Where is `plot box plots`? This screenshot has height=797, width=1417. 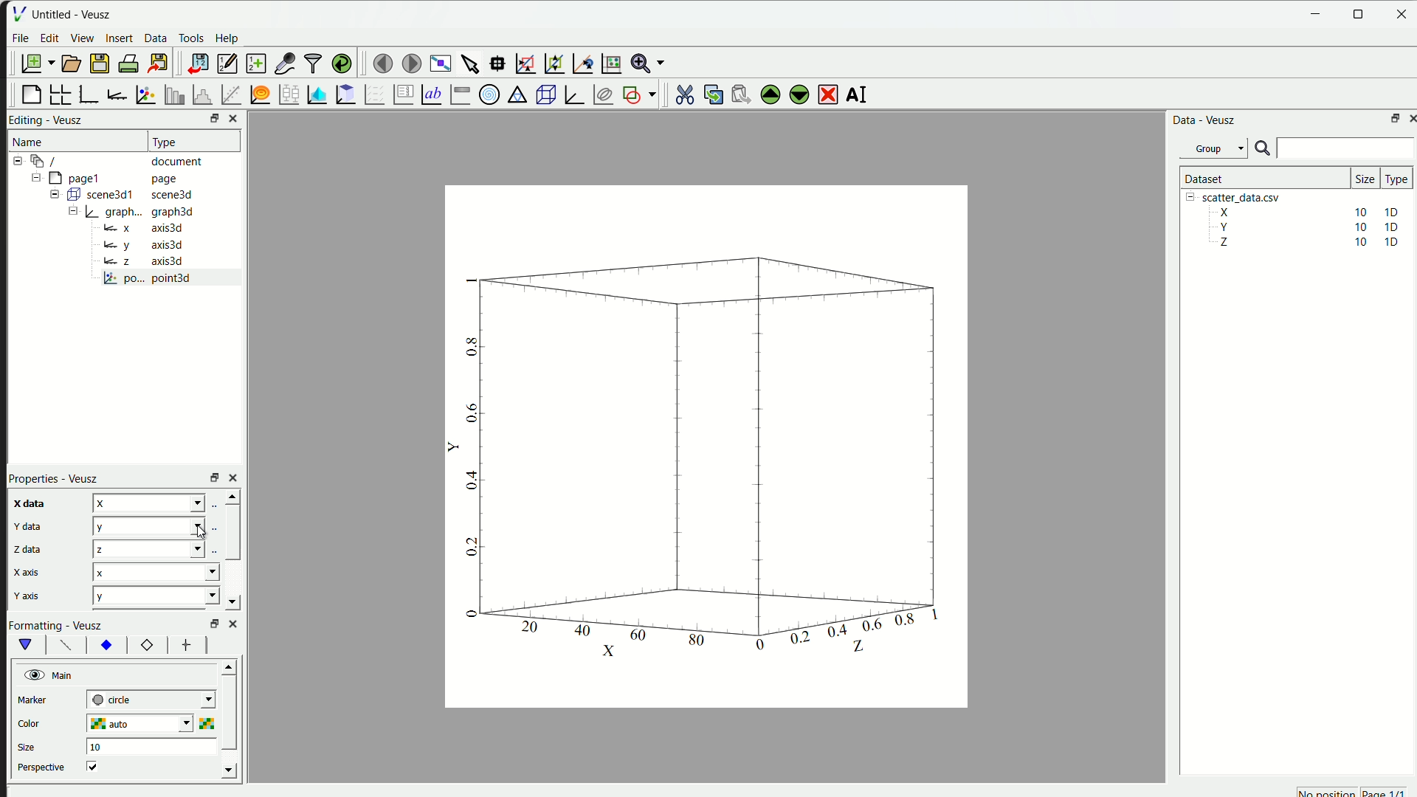
plot box plots is located at coordinates (285, 95).